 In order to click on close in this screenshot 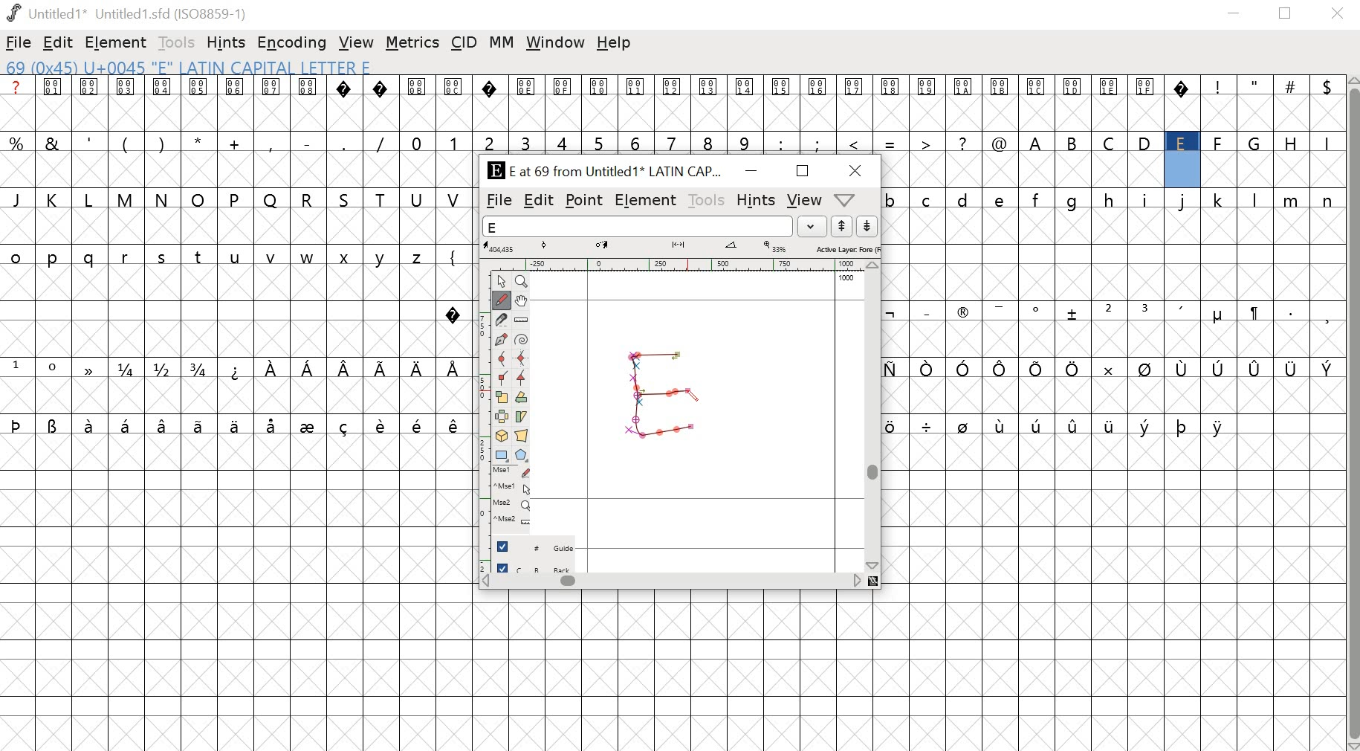, I will do `click(858, 171)`.